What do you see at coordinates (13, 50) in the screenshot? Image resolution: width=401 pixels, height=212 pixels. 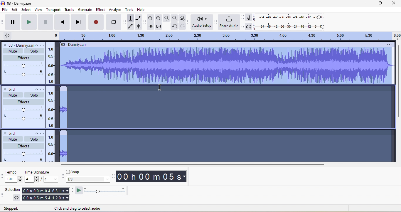 I see `mute` at bounding box center [13, 50].